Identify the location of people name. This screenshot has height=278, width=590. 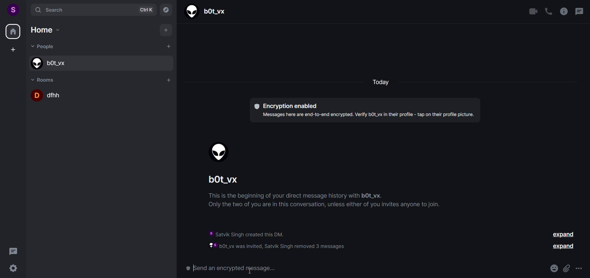
(208, 11).